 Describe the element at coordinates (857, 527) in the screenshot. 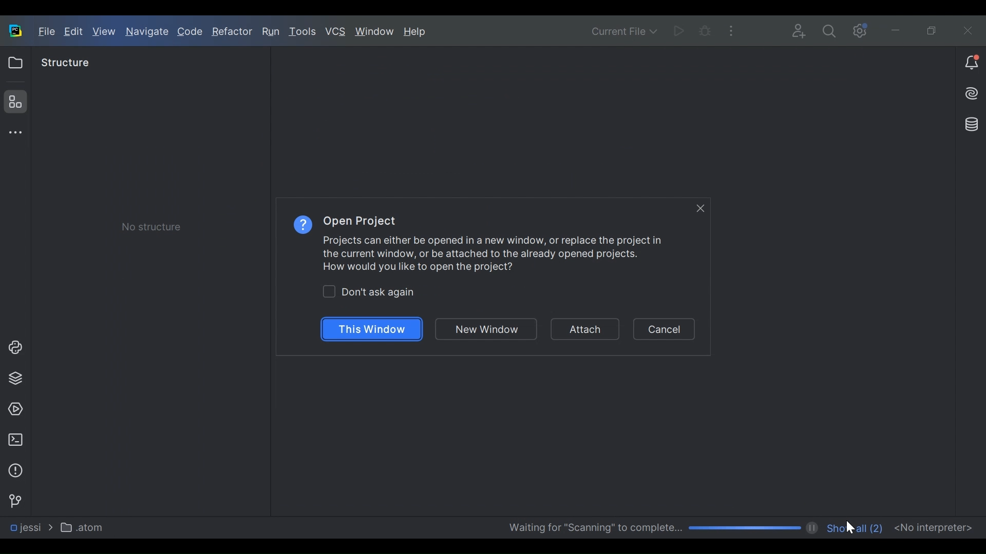

I see `Show all number of files` at that location.